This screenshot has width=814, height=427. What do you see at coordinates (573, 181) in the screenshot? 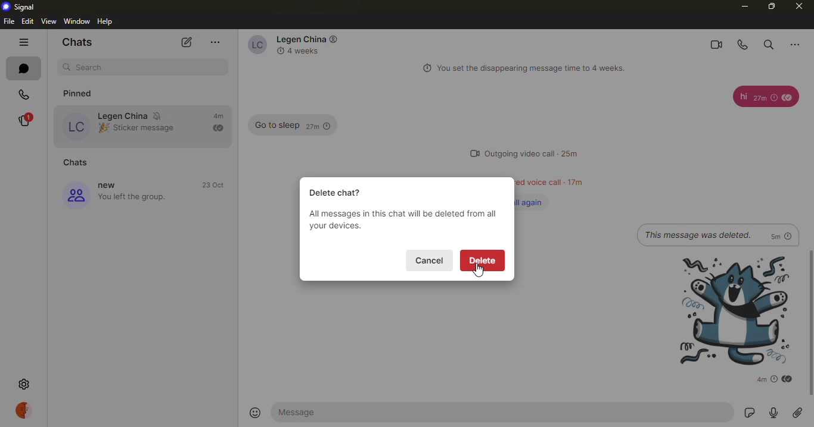
I see `time` at bounding box center [573, 181].